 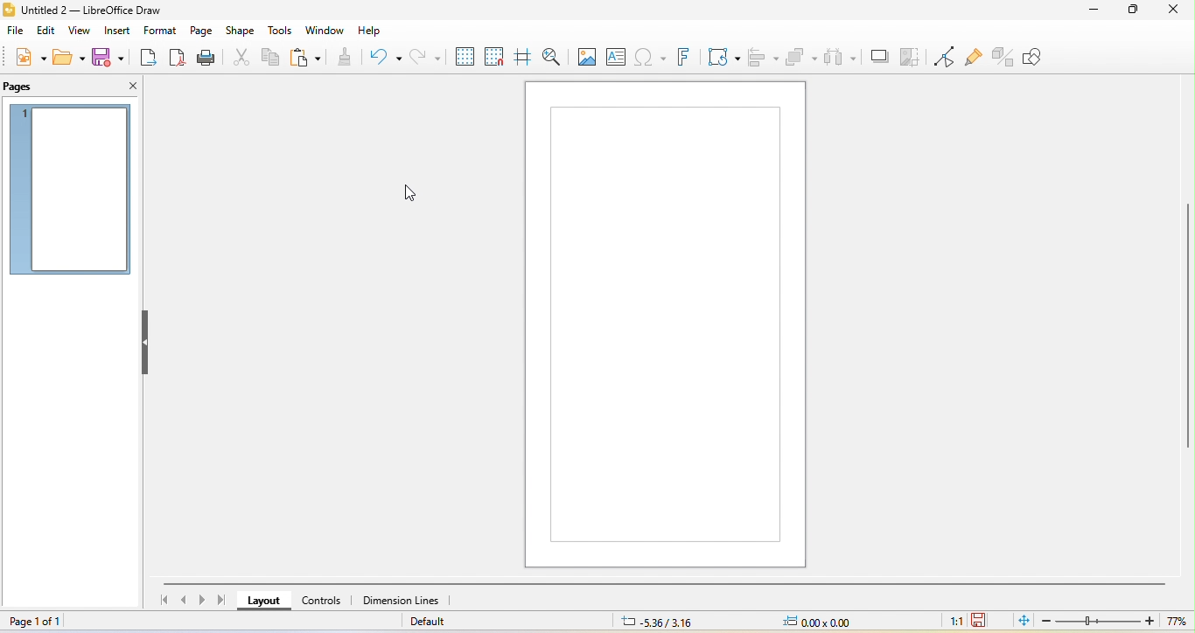 What do you see at coordinates (521, 58) in the screenshot?
I see `helpline while moving` at bounding box center [521, 58].